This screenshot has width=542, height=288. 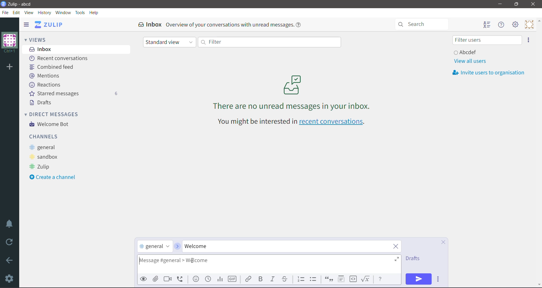 I want to click on Standard view, so click(x=170, y=43).